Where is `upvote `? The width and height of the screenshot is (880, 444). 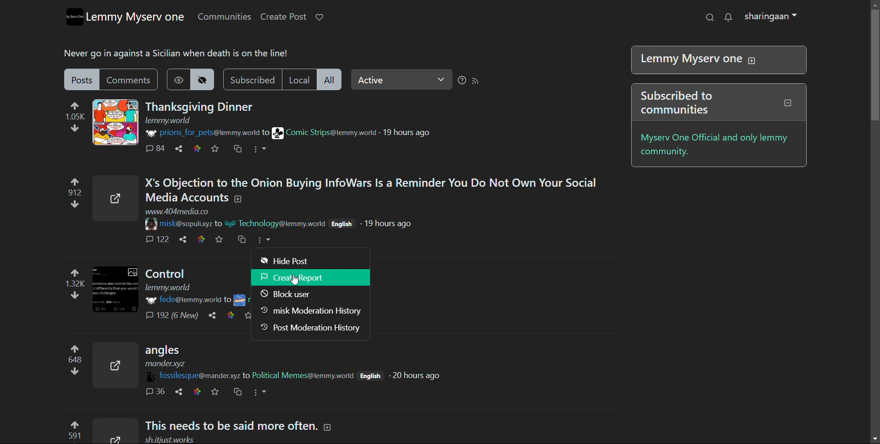 upvote  is located at coordinates (68, 431).